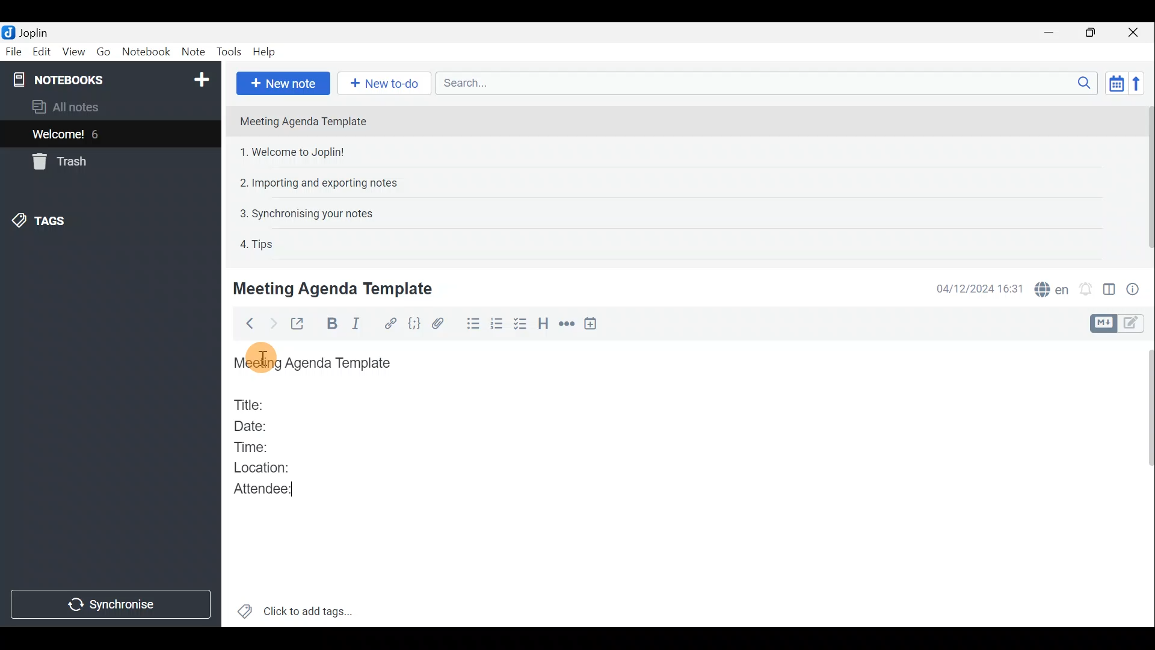  Describe the element at coordinates (1134, 33) in the screenshot. I see `Close` at that location.